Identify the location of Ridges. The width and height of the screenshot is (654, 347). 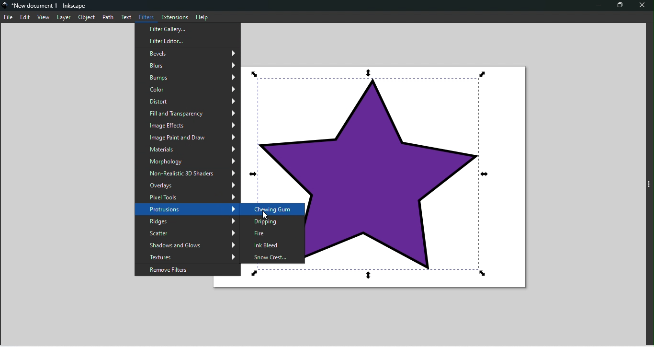
(189, 221).